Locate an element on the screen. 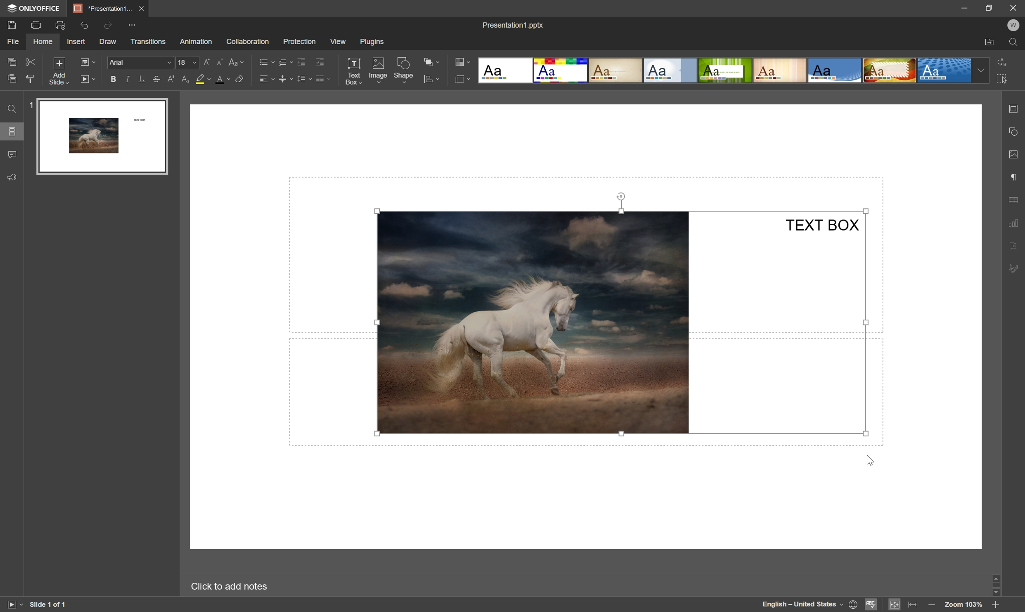 The image size is (1025, 612). W is located at coordinates (1013, 25).